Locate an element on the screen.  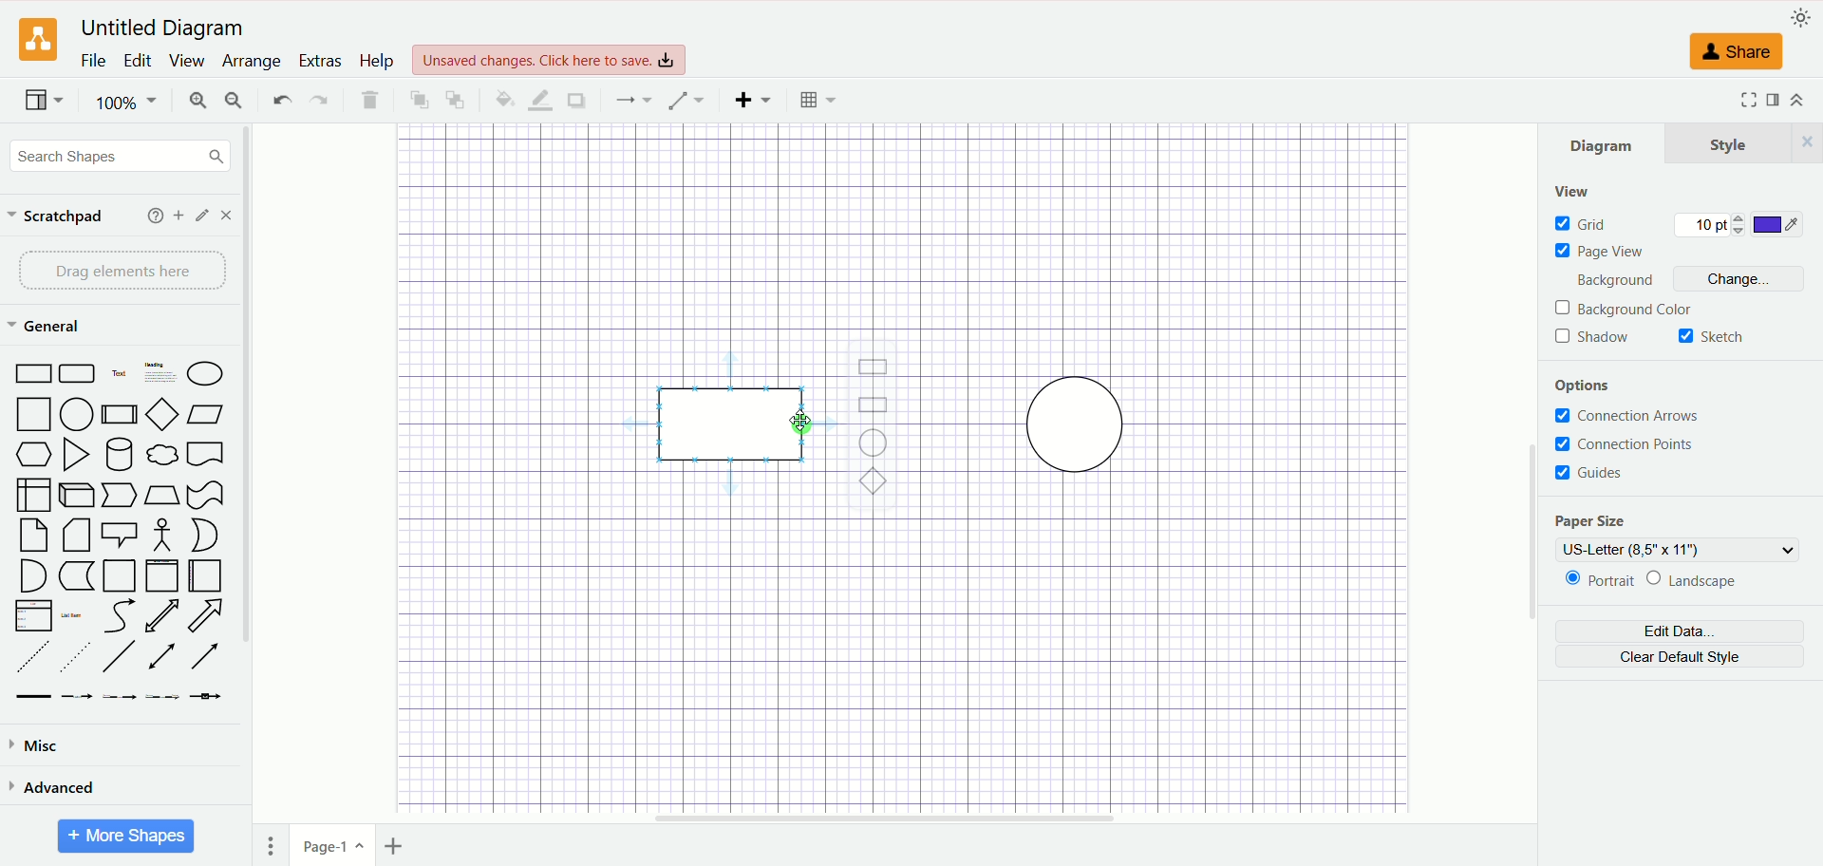
Heading with Text is located at coordinates (161, 375).